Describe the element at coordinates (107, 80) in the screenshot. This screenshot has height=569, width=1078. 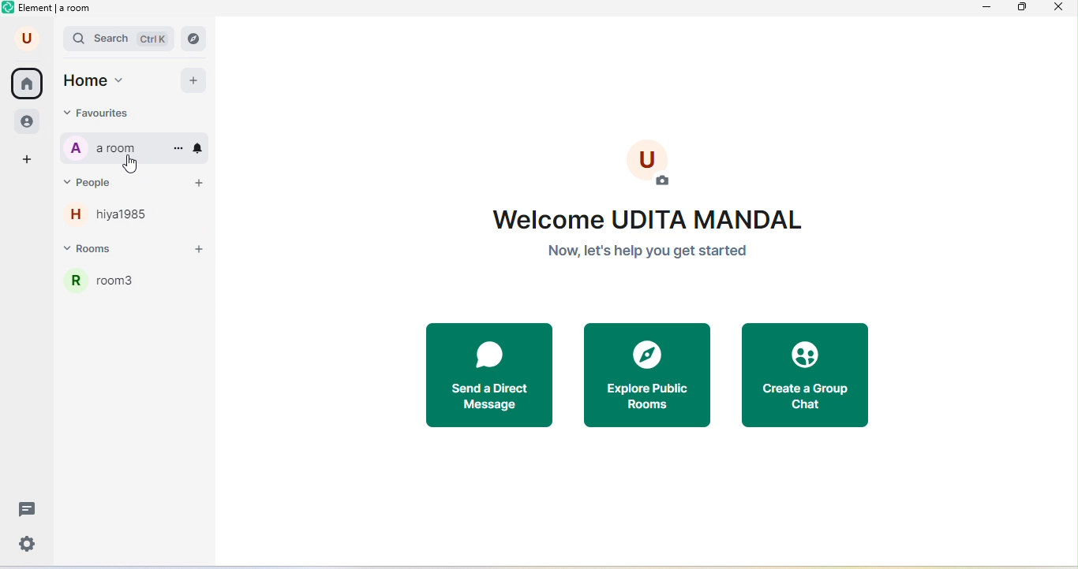
I see `home` at that location.